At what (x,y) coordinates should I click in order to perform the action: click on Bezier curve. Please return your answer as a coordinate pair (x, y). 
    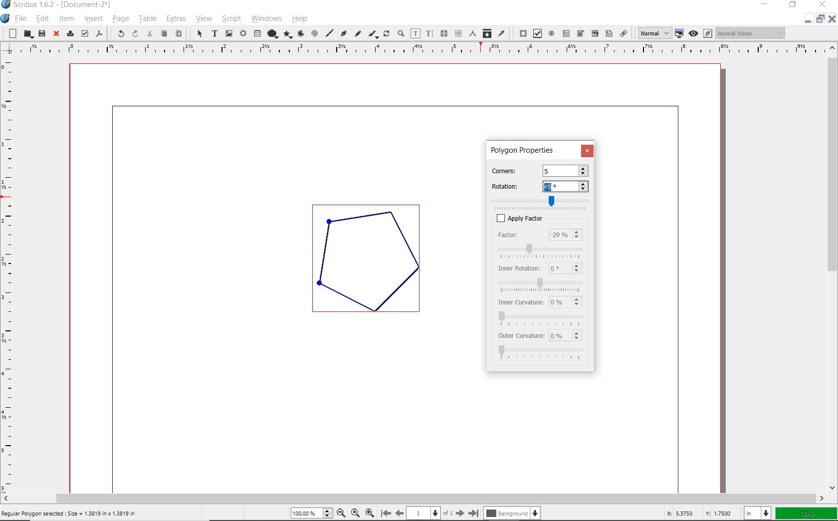
    Looking at the image, I should click on (342, 33).